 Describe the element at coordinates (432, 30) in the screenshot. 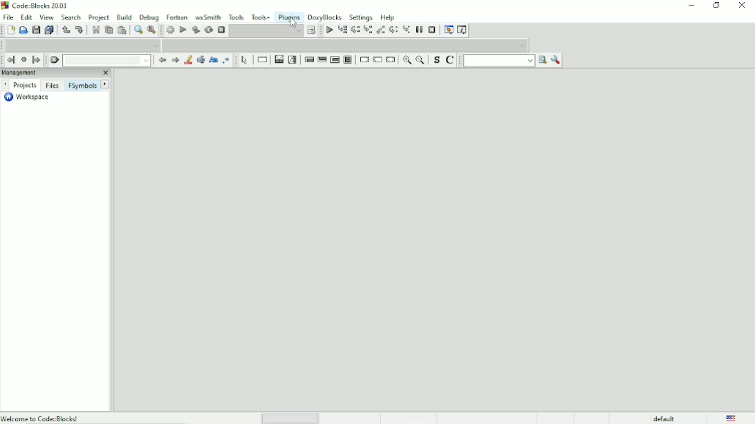

I see `Stop debugger` at that location.